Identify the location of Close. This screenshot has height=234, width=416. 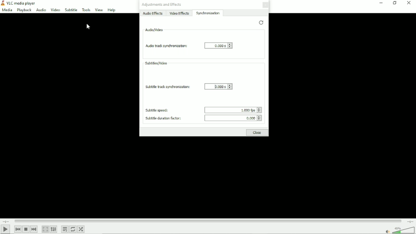
(266, 5).